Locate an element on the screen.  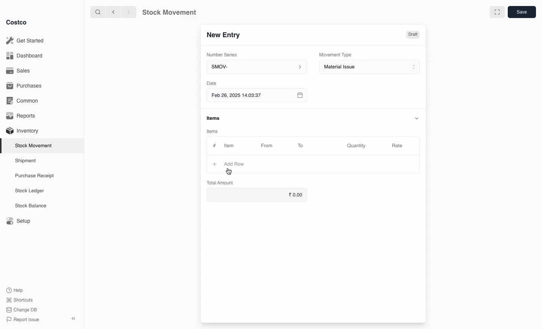
+ is located at coordinates (213, 165).